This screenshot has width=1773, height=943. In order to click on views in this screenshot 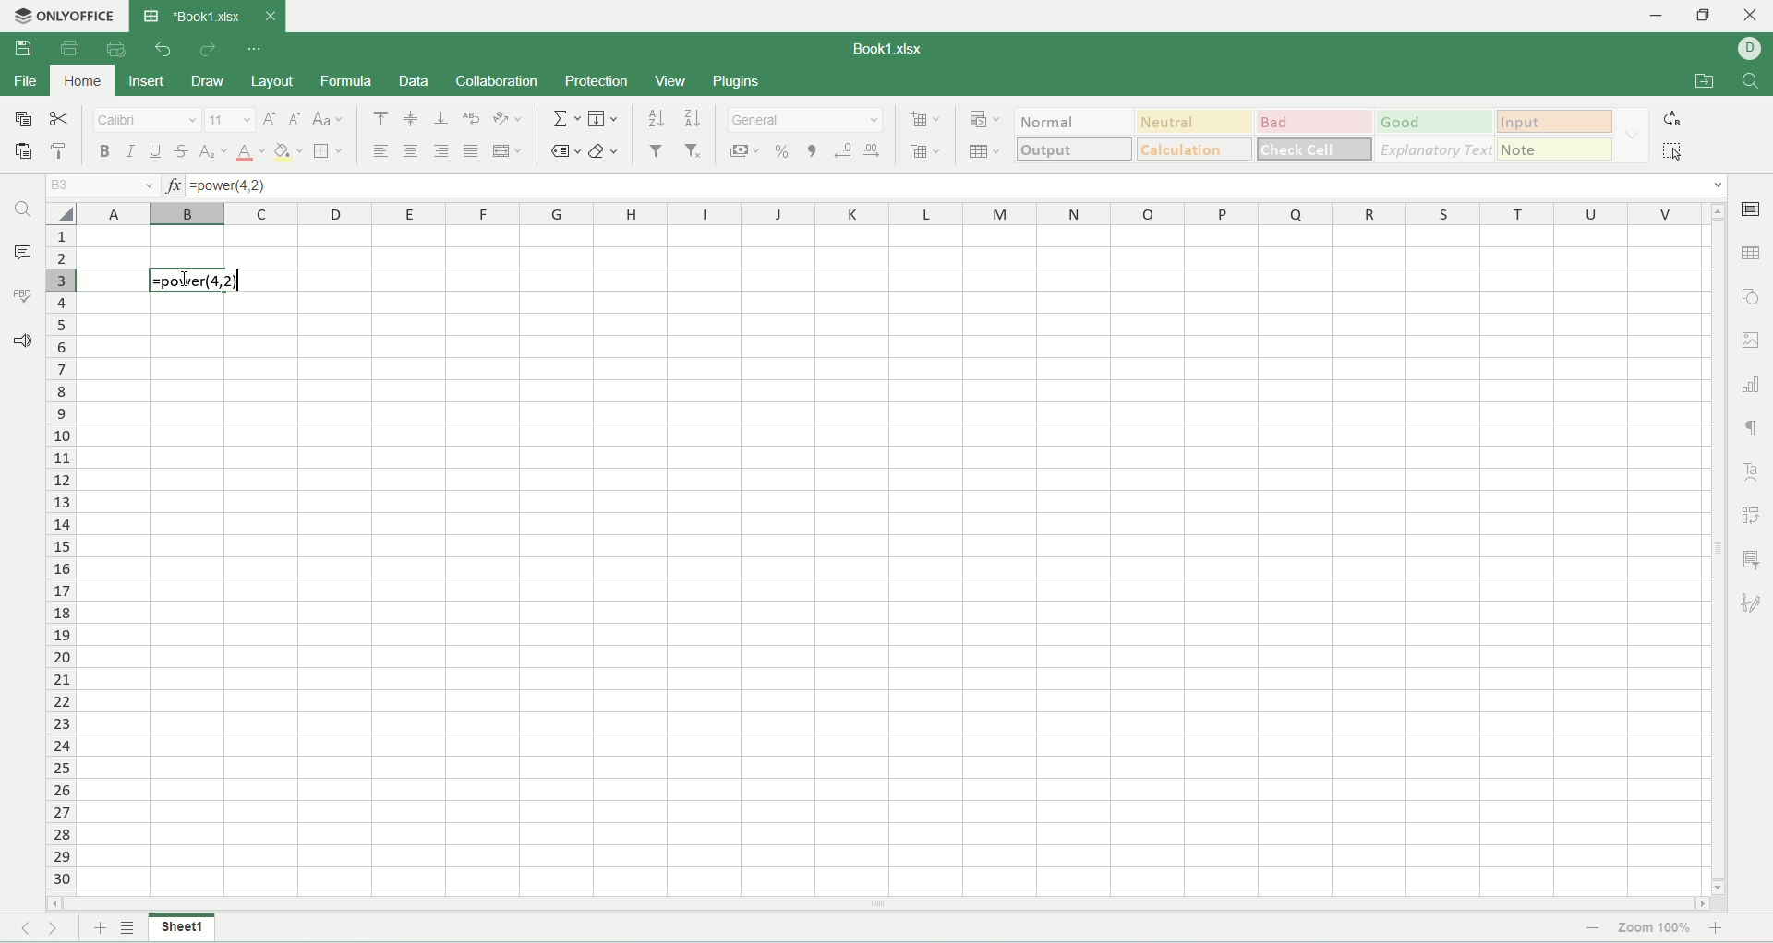, I will do `click(672, 80)`.